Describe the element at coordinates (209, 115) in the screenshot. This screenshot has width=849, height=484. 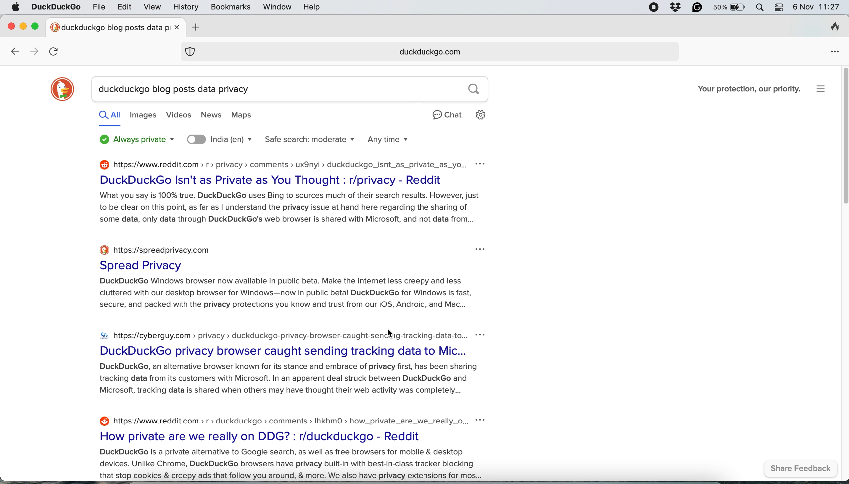
I see `news` at that location.